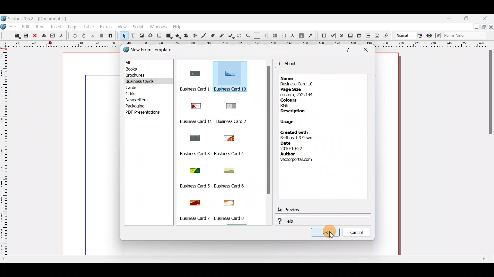  What do you see at coordinates (57, 27) in the screenshot?
I see `Insert` at bounding box center [57, 27].